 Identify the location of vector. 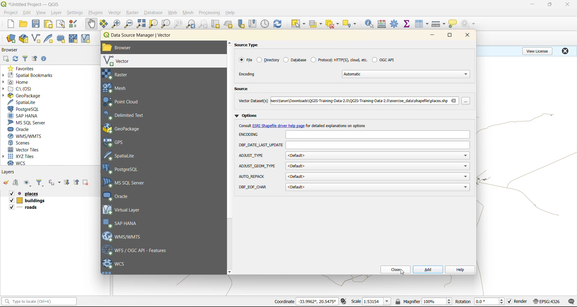
(121, 61).